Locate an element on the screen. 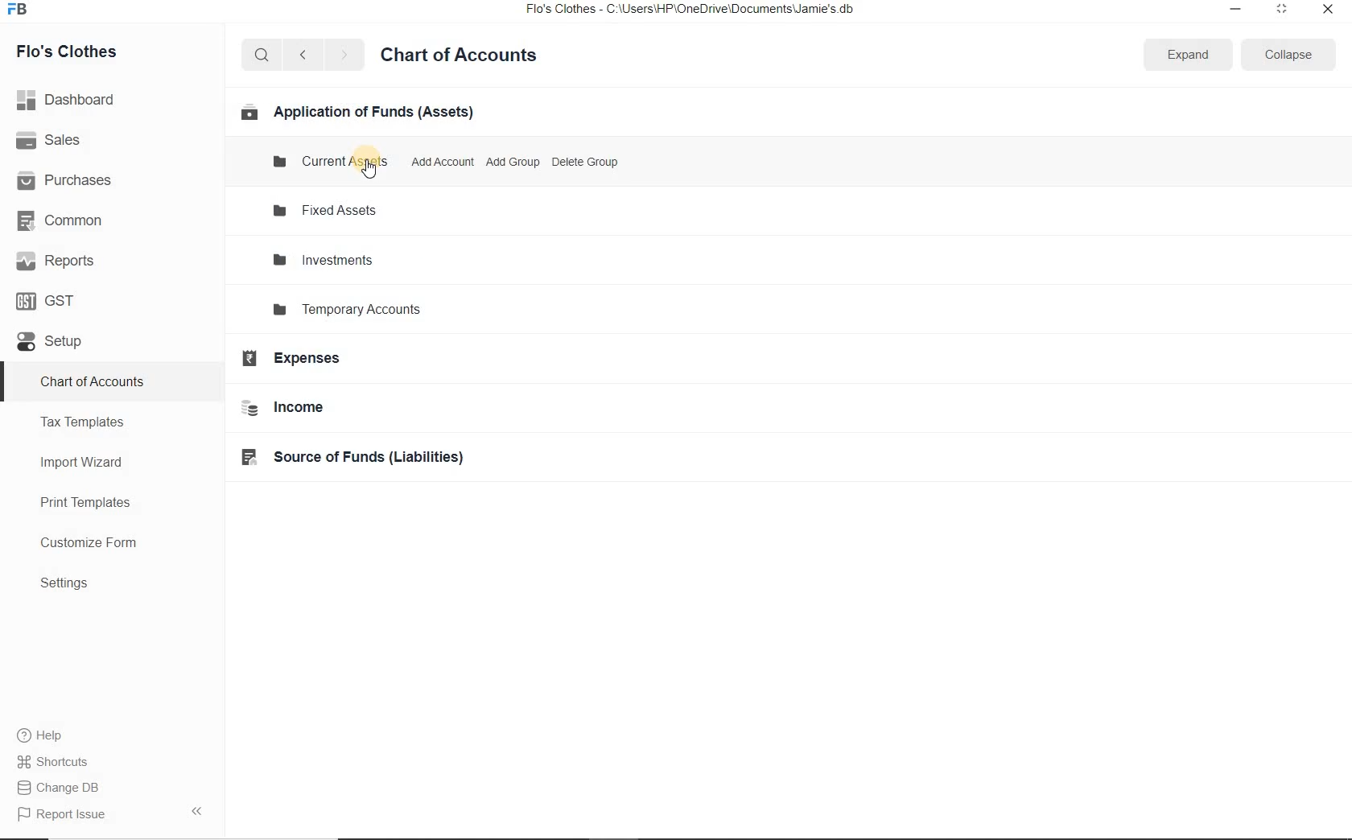 The height and width of the screenshot is (840, 1352). minimize is located at coordinates (1234, 8).